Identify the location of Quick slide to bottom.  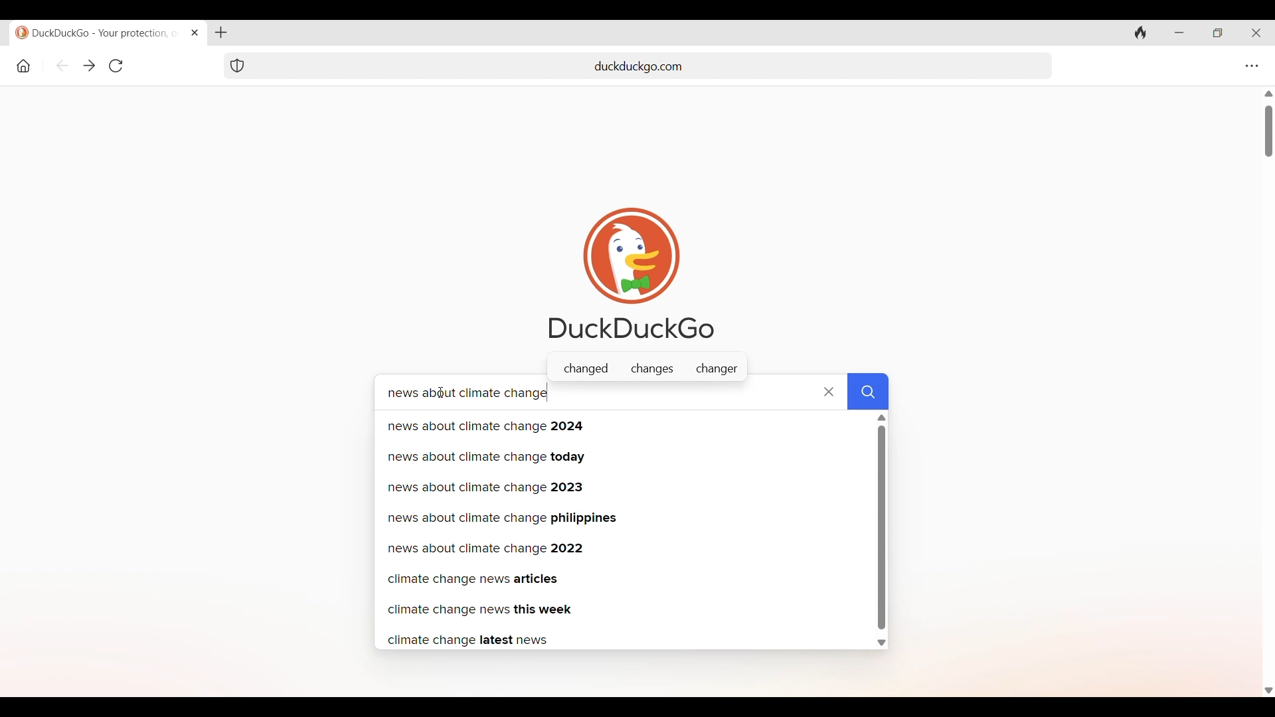
(881, 643).